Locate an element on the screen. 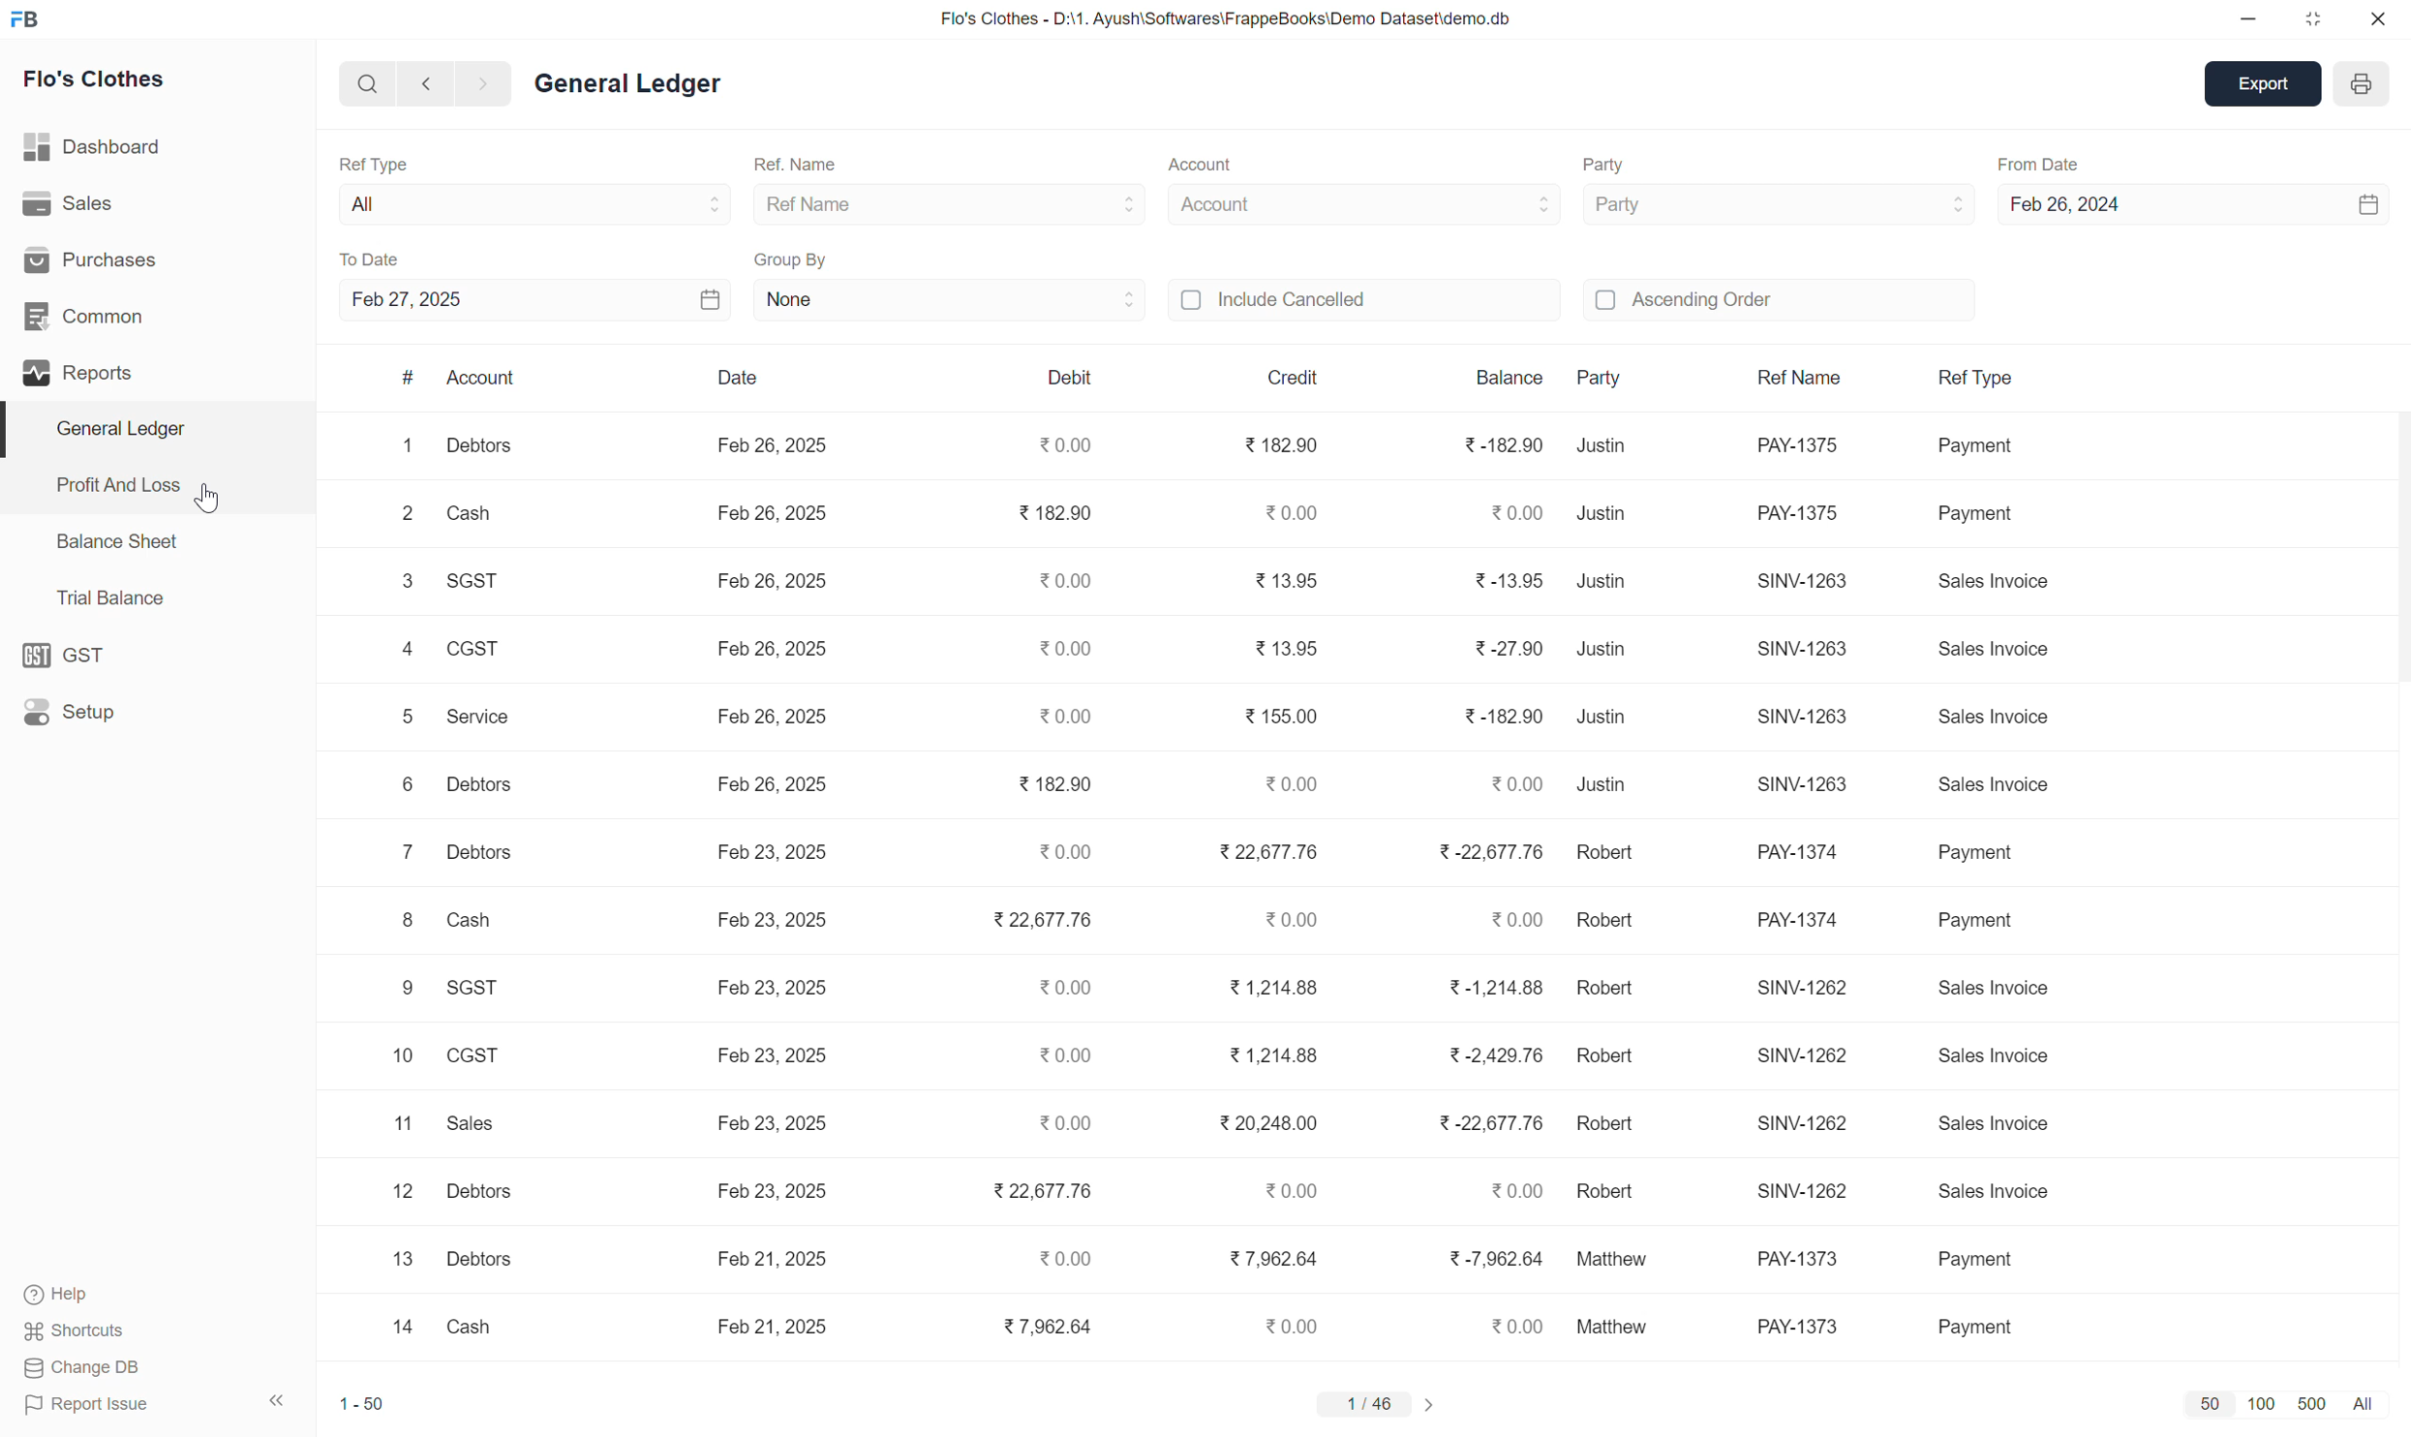 This screenshot has width=2411, height=1437. Debtors is located at coordinates (474, 1262).